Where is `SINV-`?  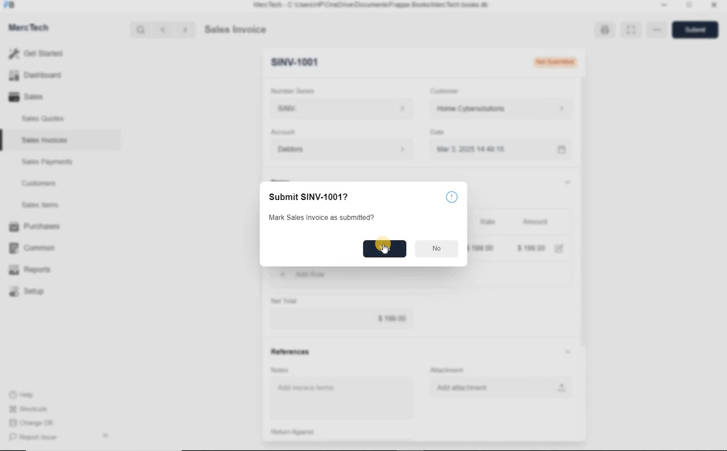
SINV- is located at coordinates (341, 109).